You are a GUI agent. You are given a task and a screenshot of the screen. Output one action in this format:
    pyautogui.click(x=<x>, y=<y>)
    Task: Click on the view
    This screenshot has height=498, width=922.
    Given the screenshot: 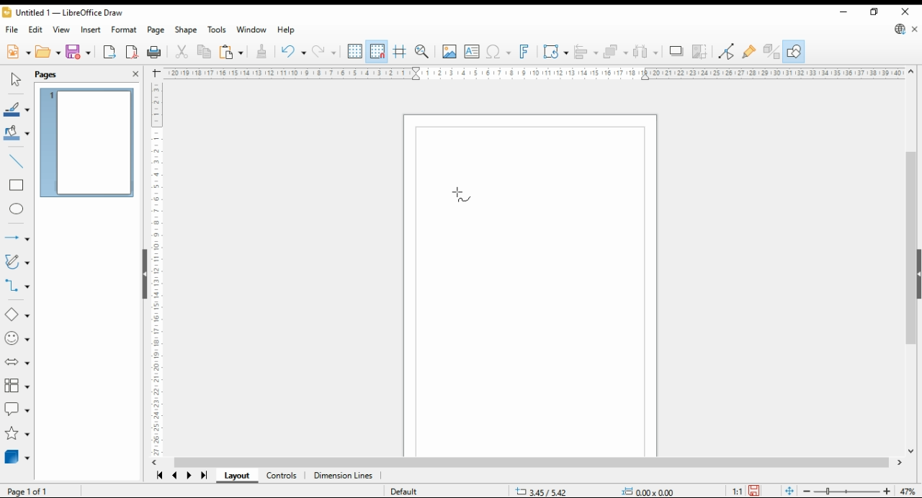 What is the action you would take?
    pyautogui.click(x=61, y=29)
    